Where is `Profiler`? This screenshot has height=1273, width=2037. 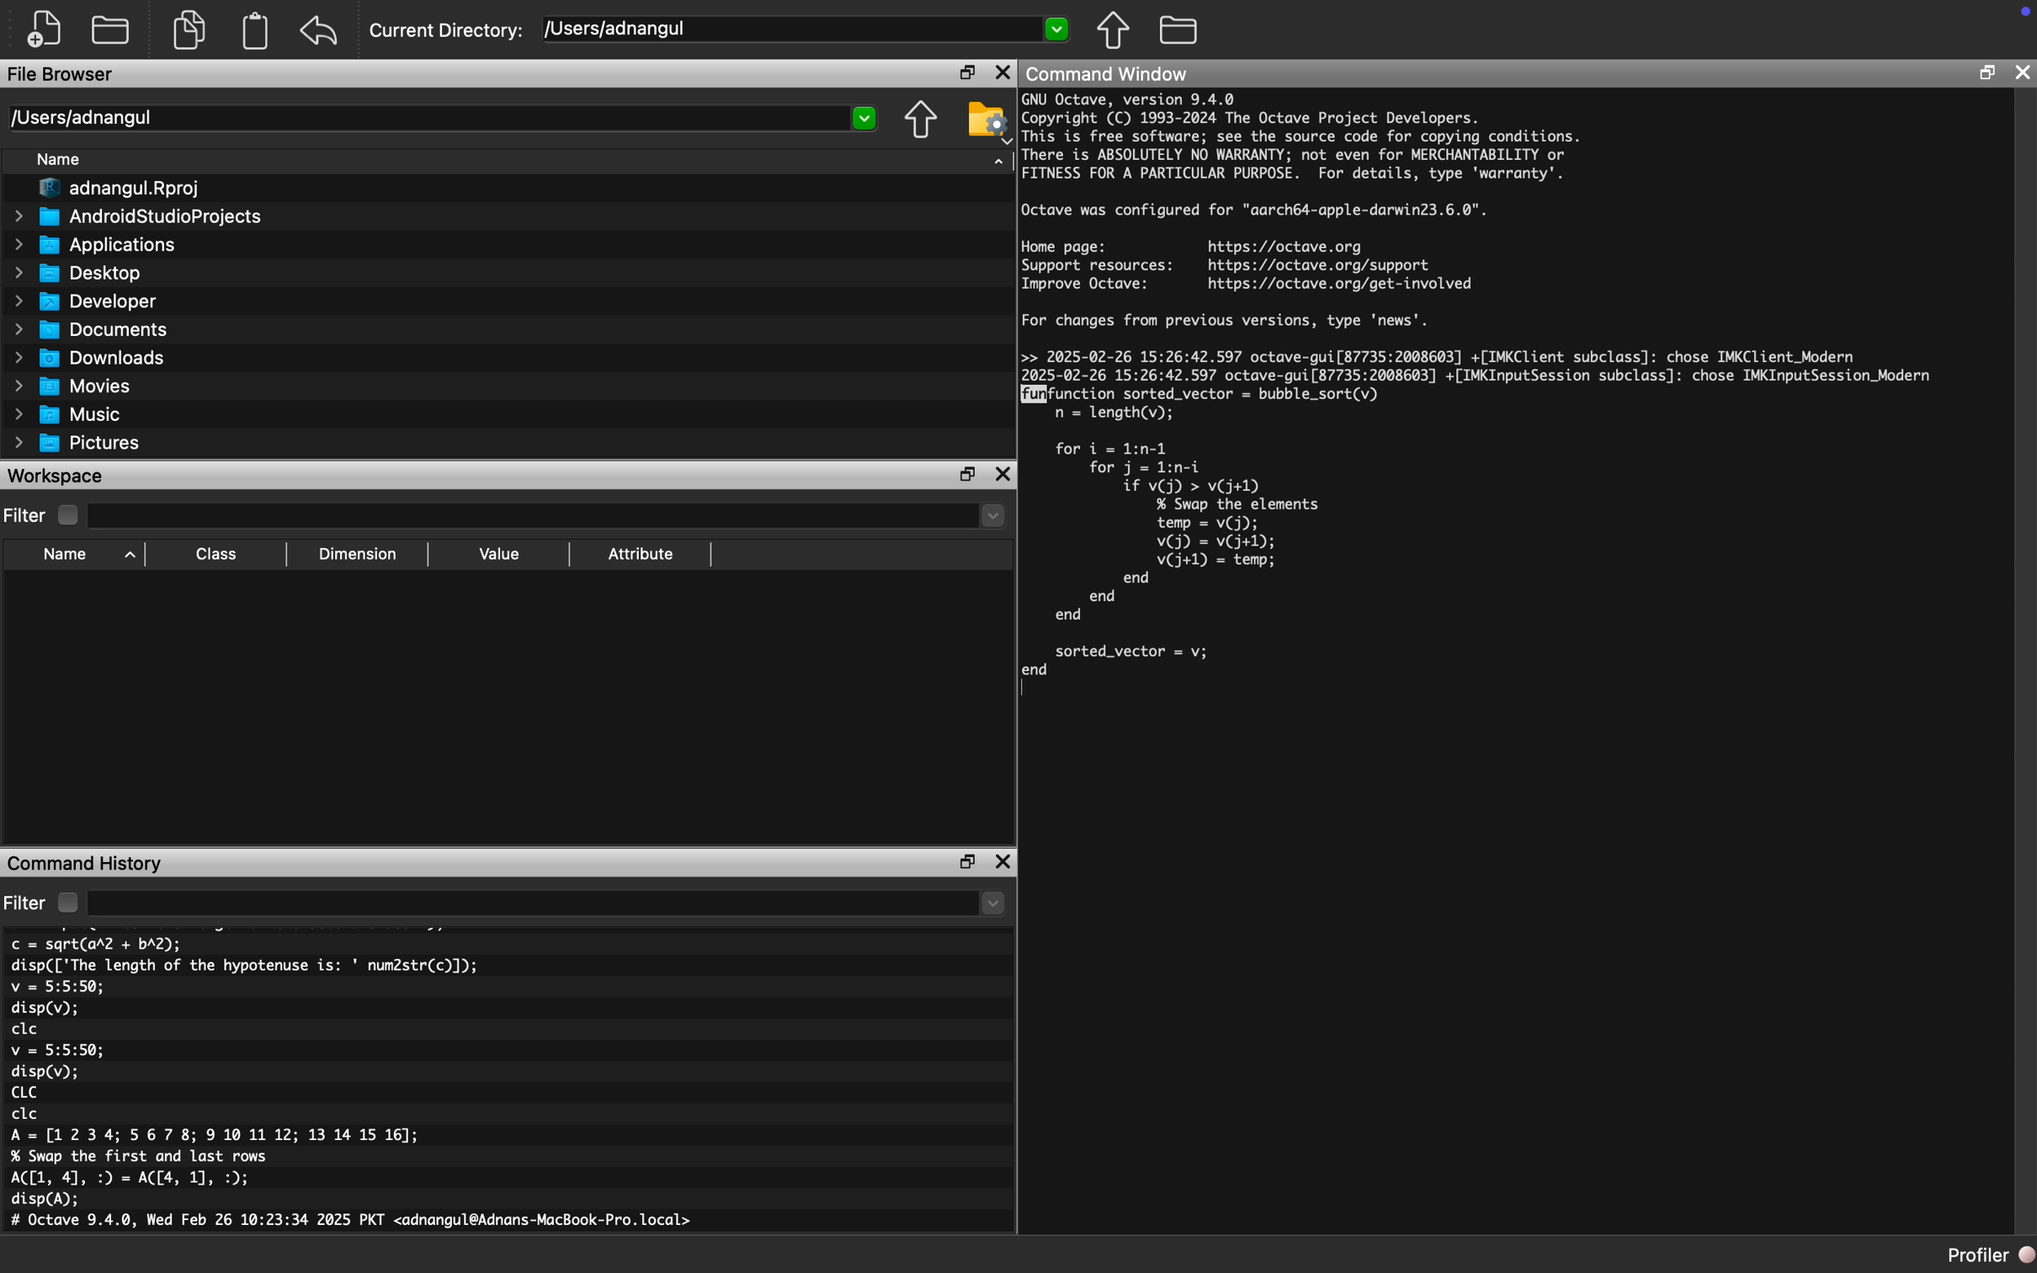
Profiler is located at coordinates (1991, 1256).